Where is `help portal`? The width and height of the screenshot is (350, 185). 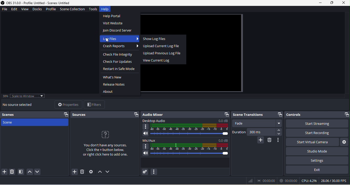
help portal is located at coordinates (115, 16).